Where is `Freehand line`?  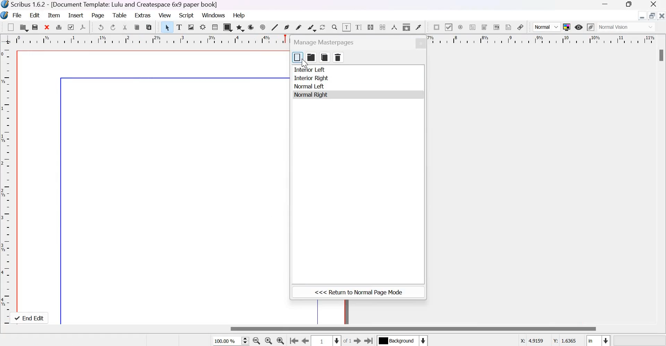 Freehand line is located at coordinates (298, 27).